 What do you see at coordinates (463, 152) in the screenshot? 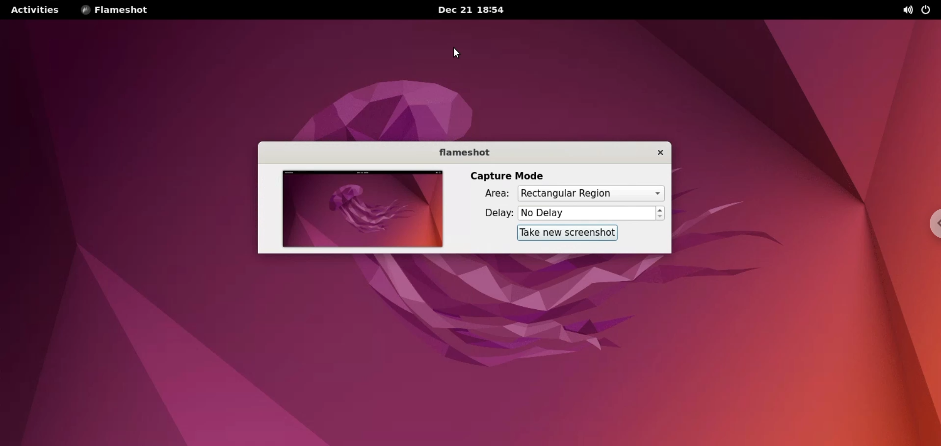
I see `flameshot ` at bounding box center [463, 152].